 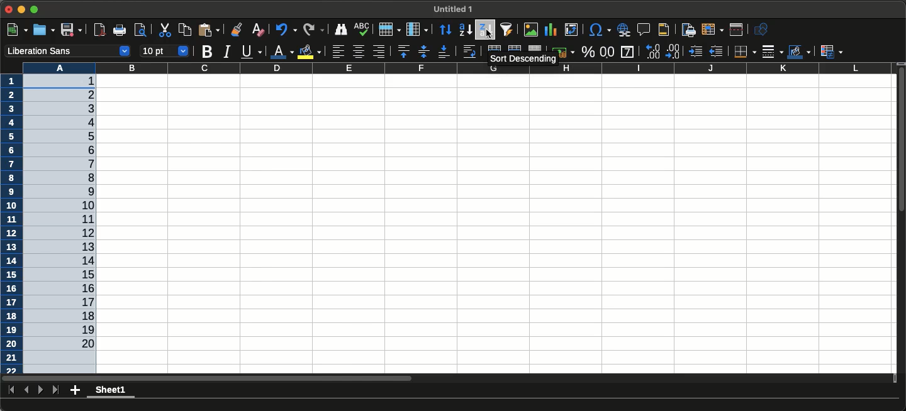 What do you see at coordinates (674, 52) in the screenshot?
I see `Add decimal place` at bounding box center [674, 52].